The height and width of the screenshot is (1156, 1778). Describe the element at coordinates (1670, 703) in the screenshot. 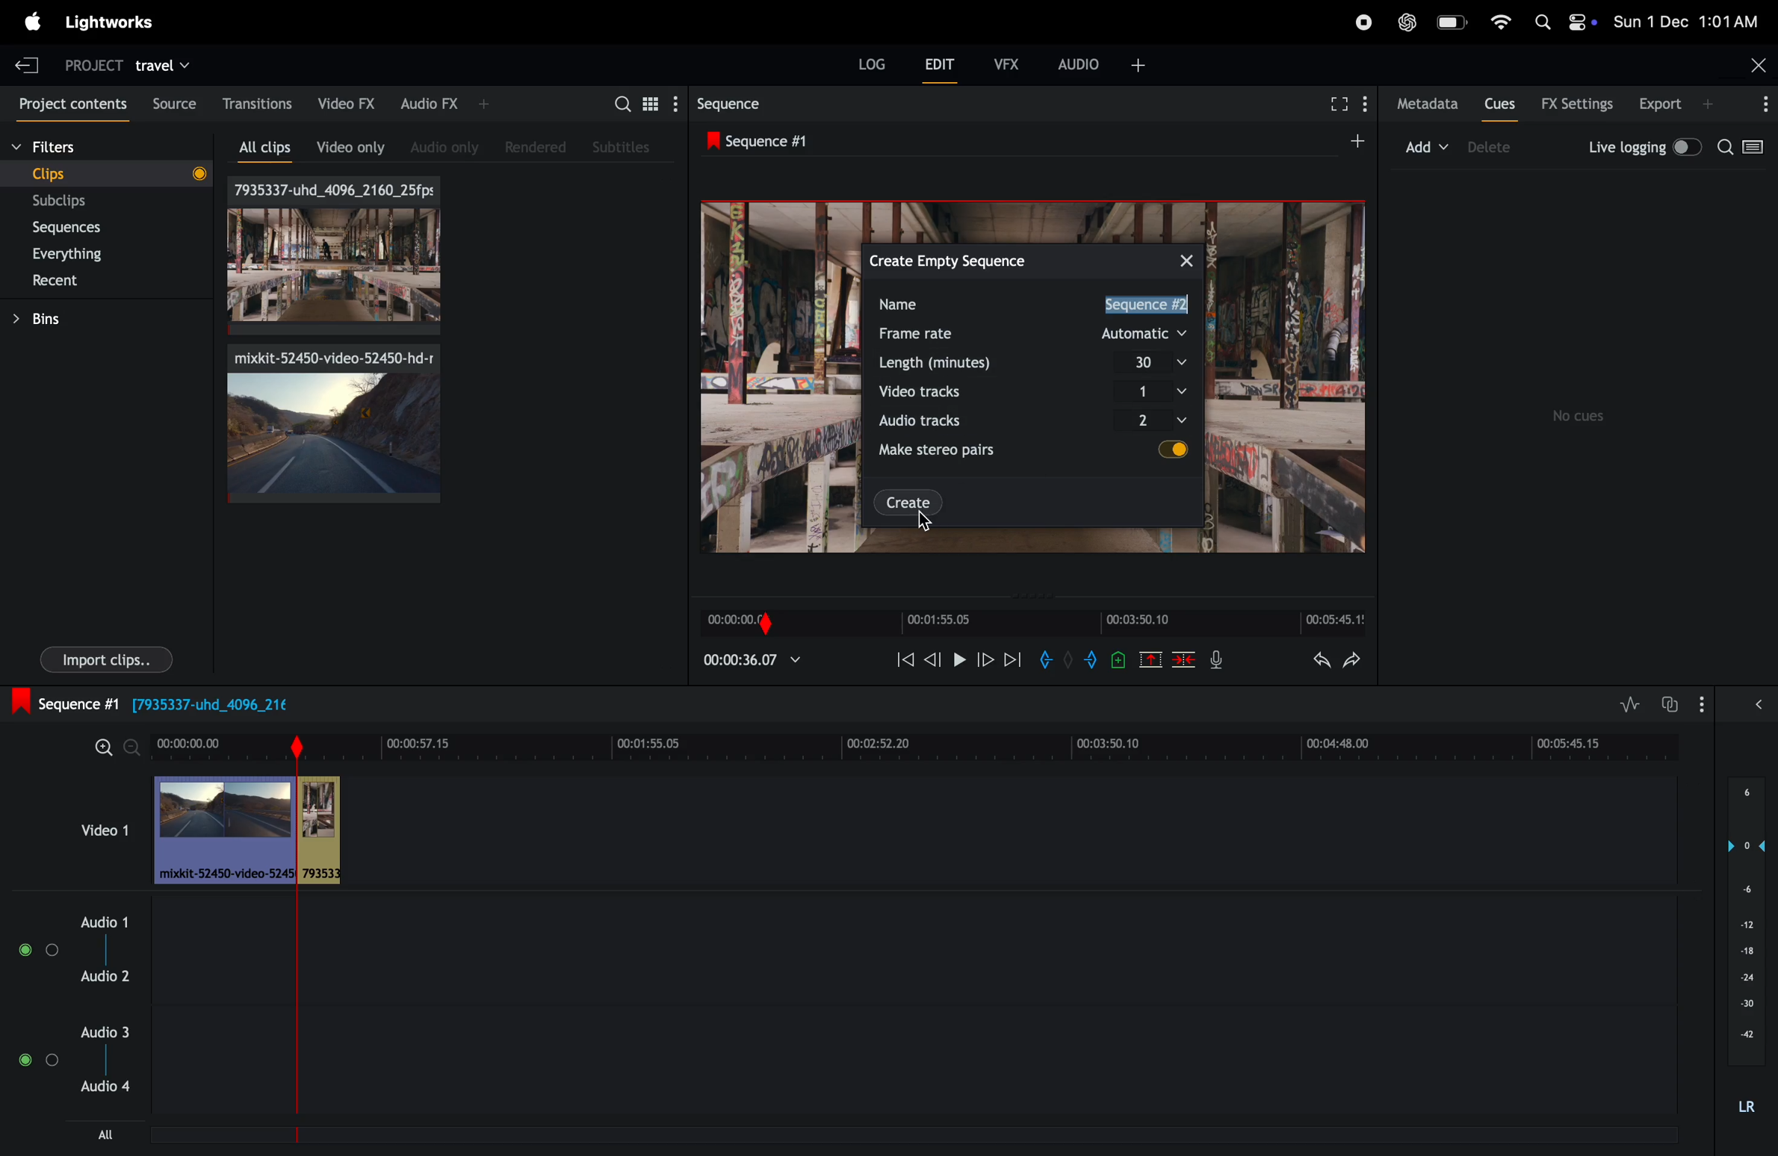

I see `toggle auto track sync` at that location.